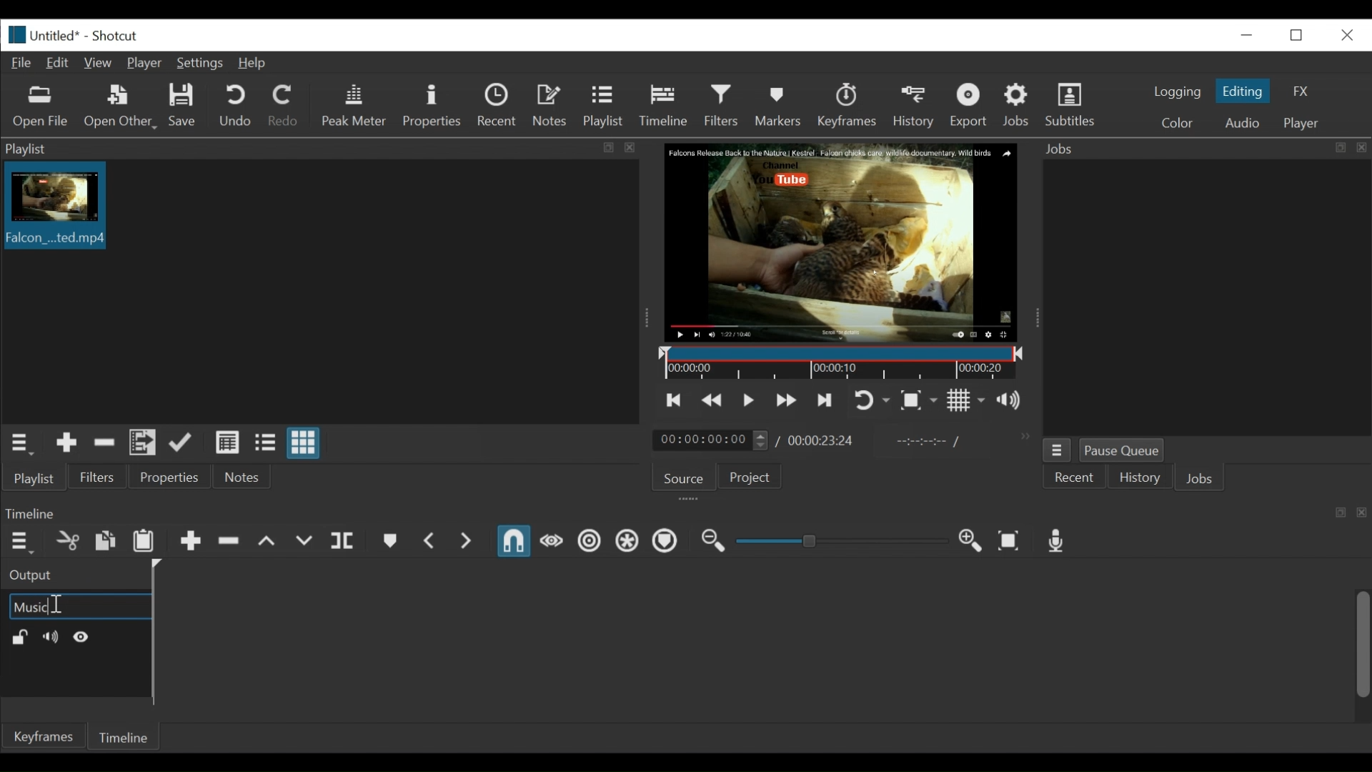 This screenshot has width=1372, height=772. I want to click on Close, so click(1346, 35).